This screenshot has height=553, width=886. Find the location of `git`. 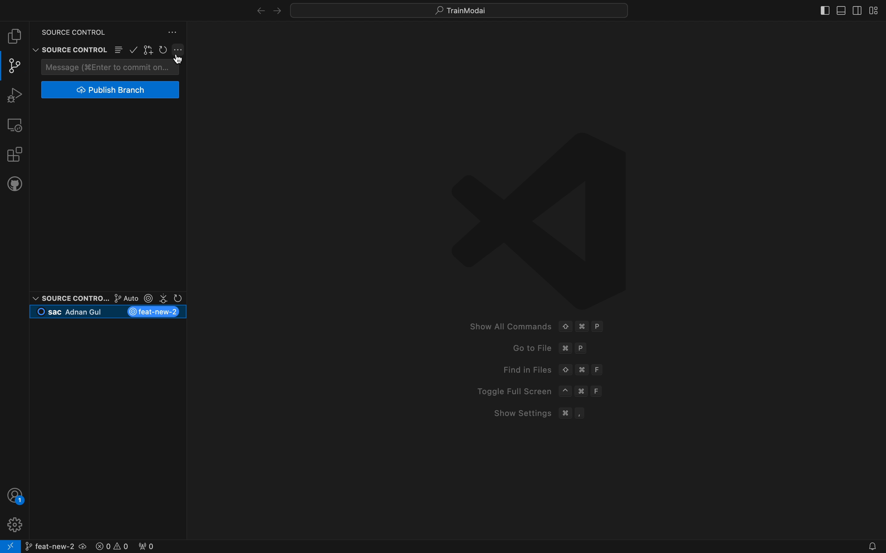

git is located at coordinates (16, 66).